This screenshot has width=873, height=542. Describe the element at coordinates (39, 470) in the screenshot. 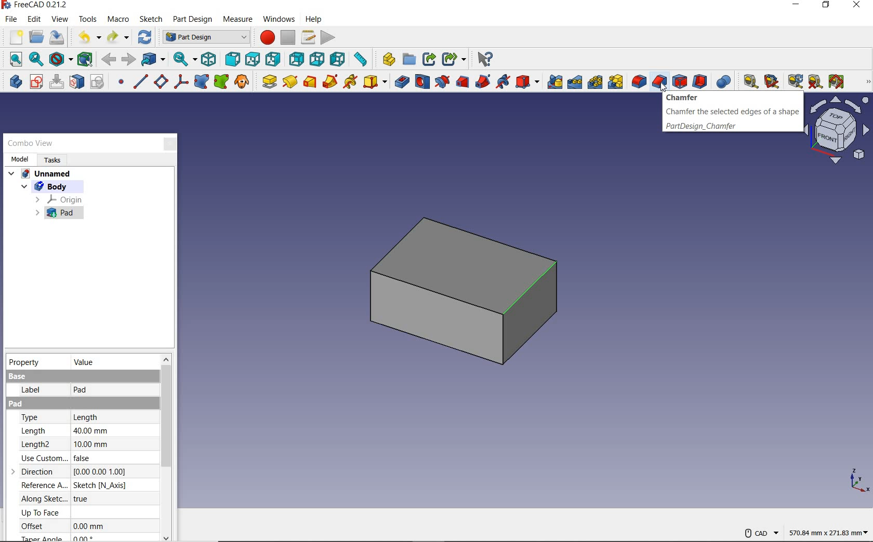

I see `Direction` at that location.